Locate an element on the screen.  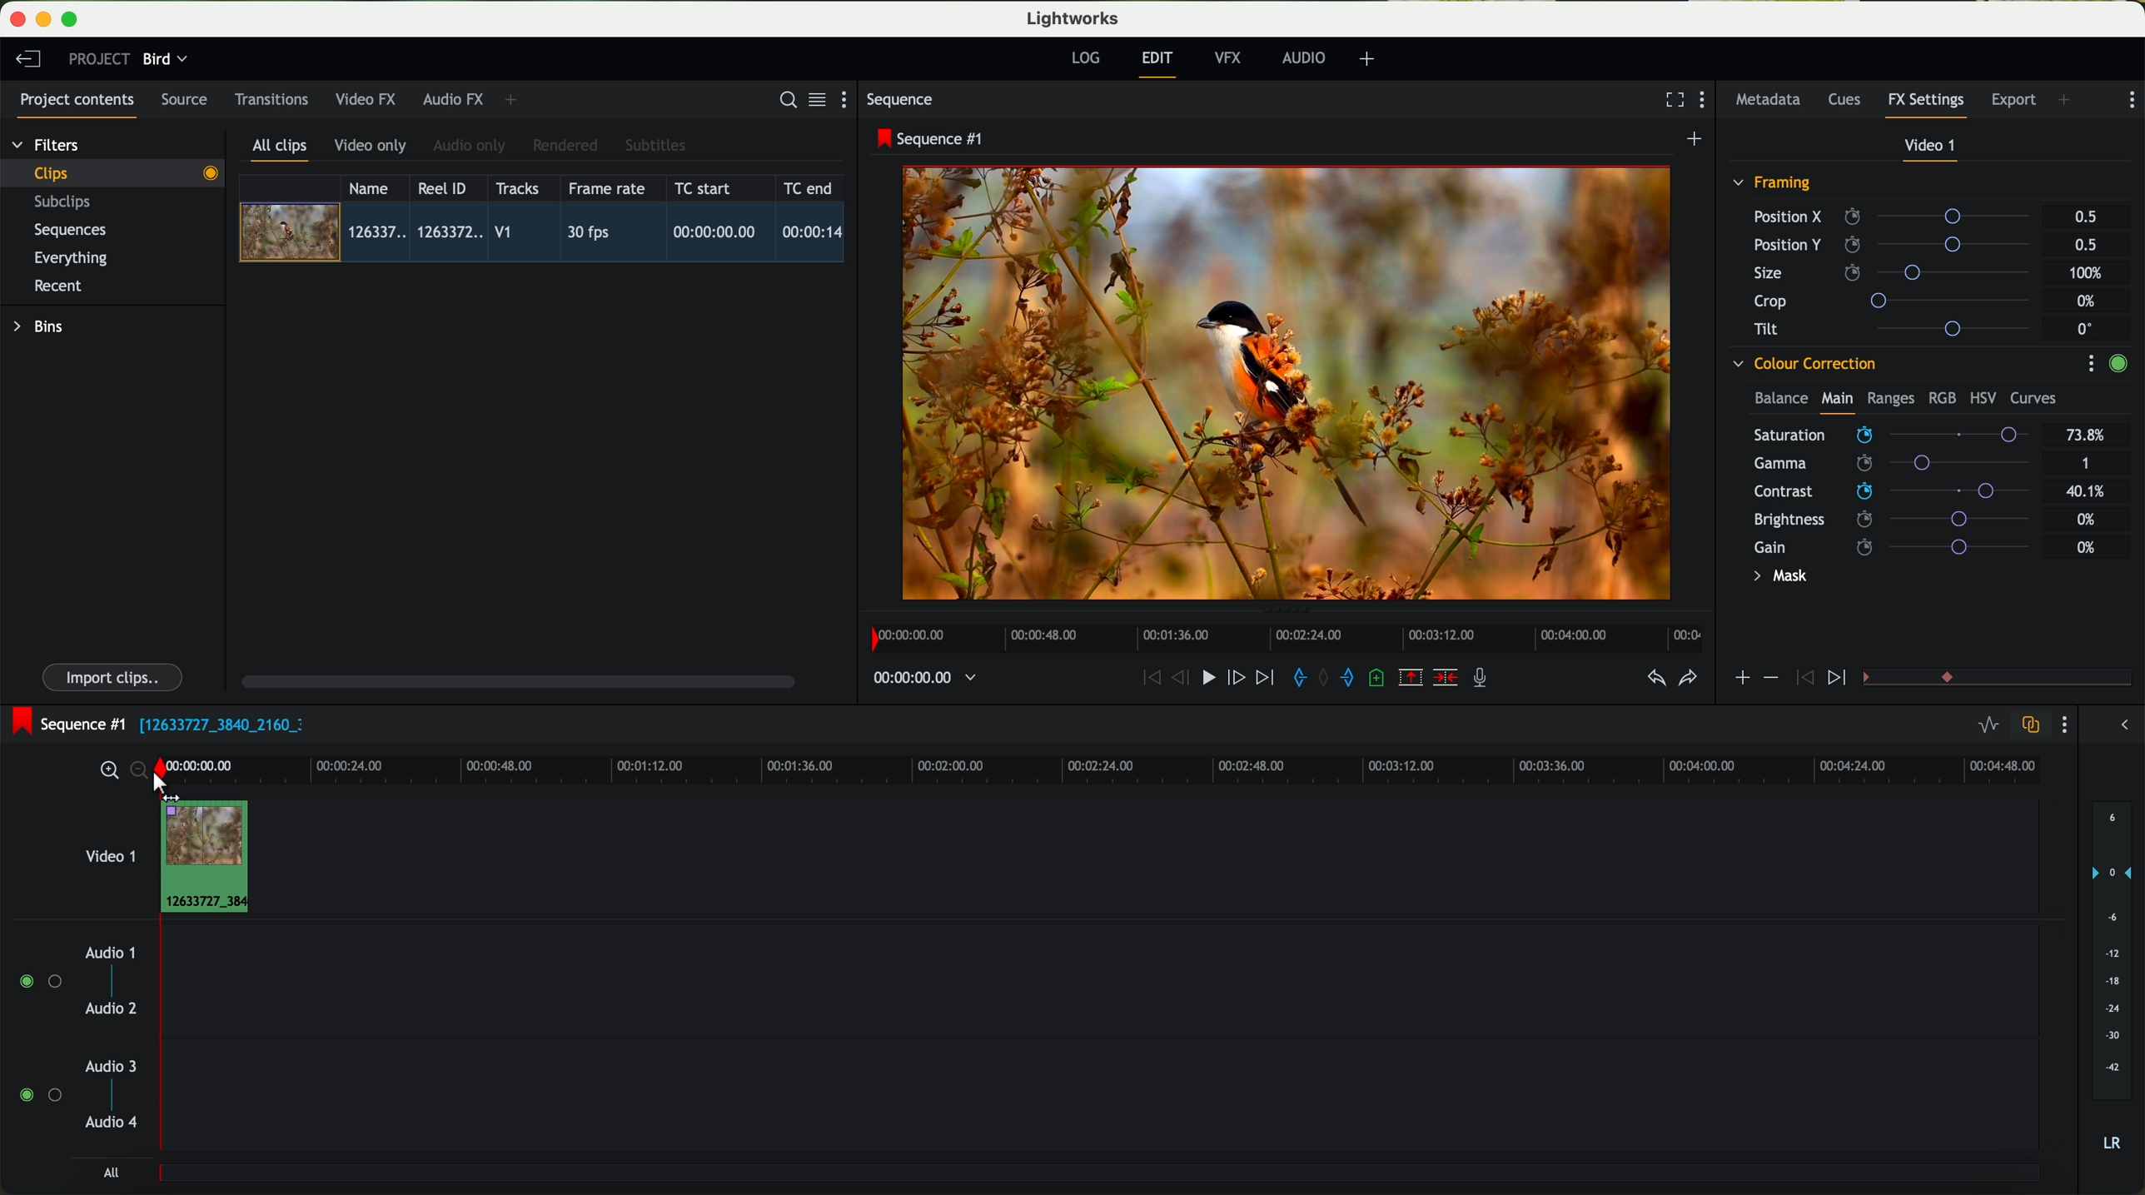
100% is located at coordinates (2090, 273).